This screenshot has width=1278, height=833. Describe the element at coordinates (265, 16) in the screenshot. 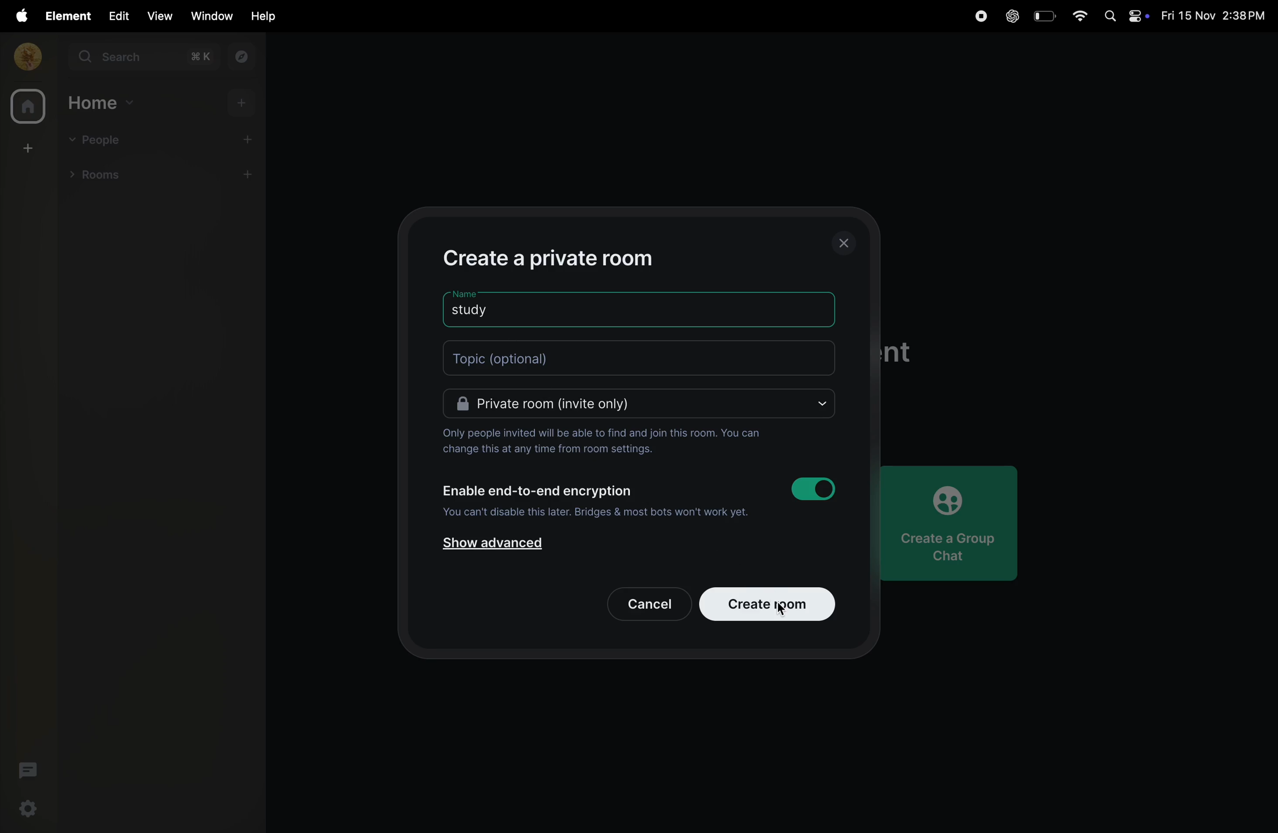

I see `help` at that location.